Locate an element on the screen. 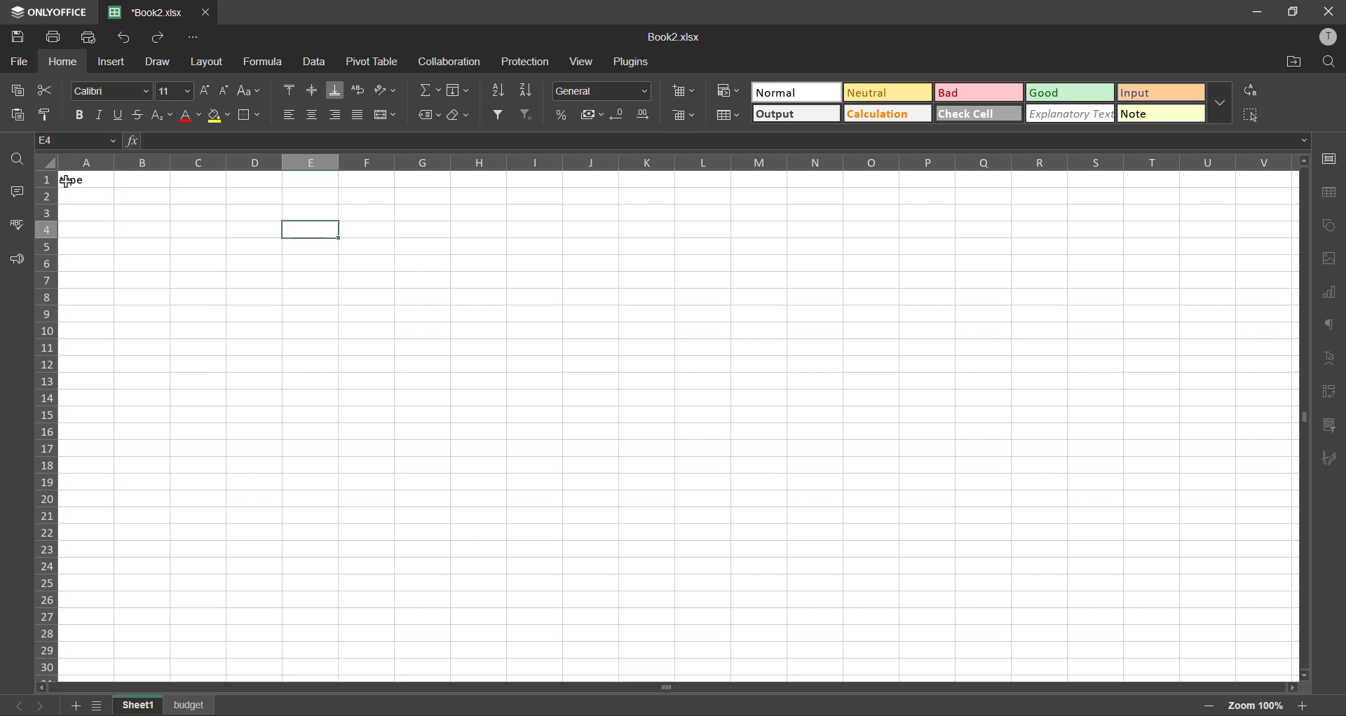 This screenshot has width=1346, height=716. merge and center is located at coordinates (386, 114).